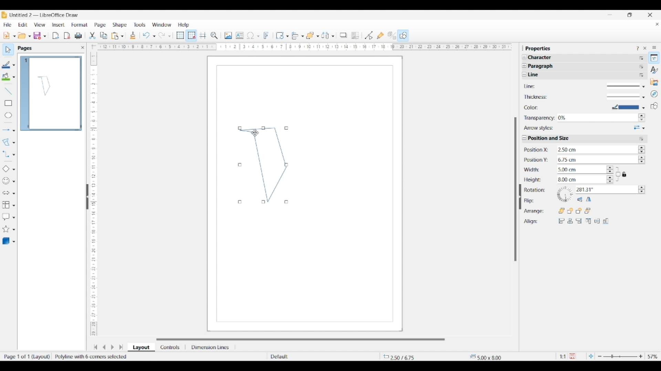  Describe the element at coordinates (602, 190) in the screenshot. I see `Enter degree of rotation manually` at that location.